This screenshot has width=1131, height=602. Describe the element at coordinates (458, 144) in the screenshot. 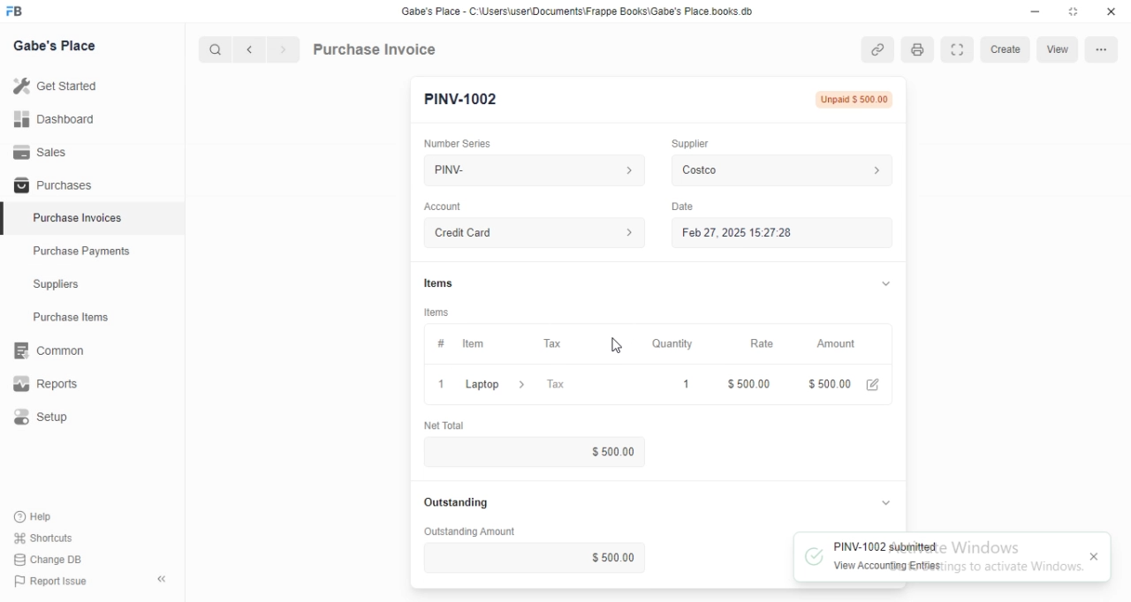

I see `Number Series` at that location.